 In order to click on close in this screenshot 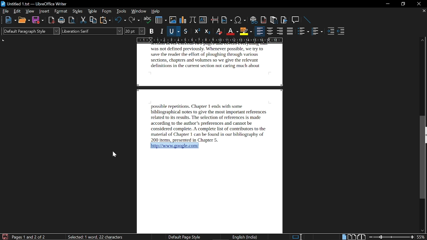, I will do `click(418, 4)`.